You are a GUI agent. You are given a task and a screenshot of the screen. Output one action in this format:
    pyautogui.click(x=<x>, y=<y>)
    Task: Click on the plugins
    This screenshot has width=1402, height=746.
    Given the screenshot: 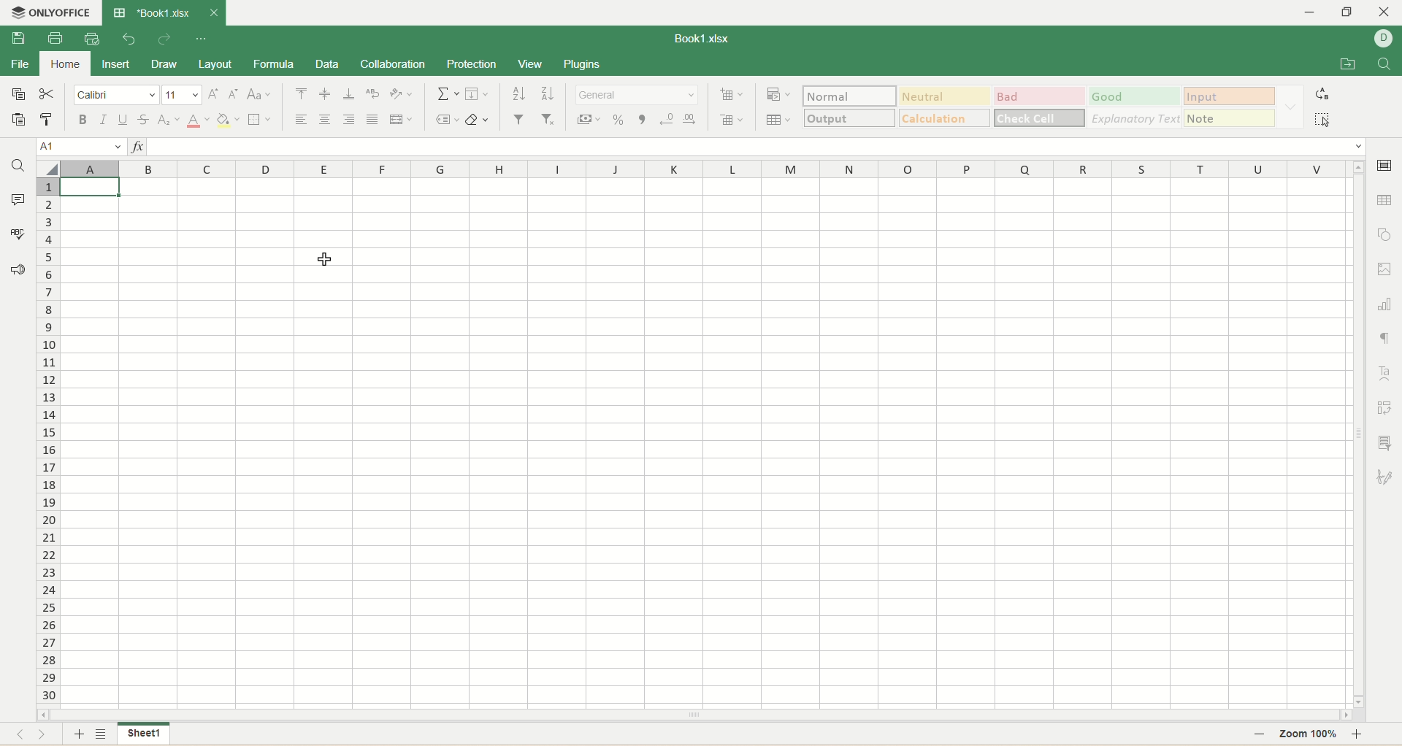 What is the action you would take?
    pyautogui.click(x=578, y=64)
    